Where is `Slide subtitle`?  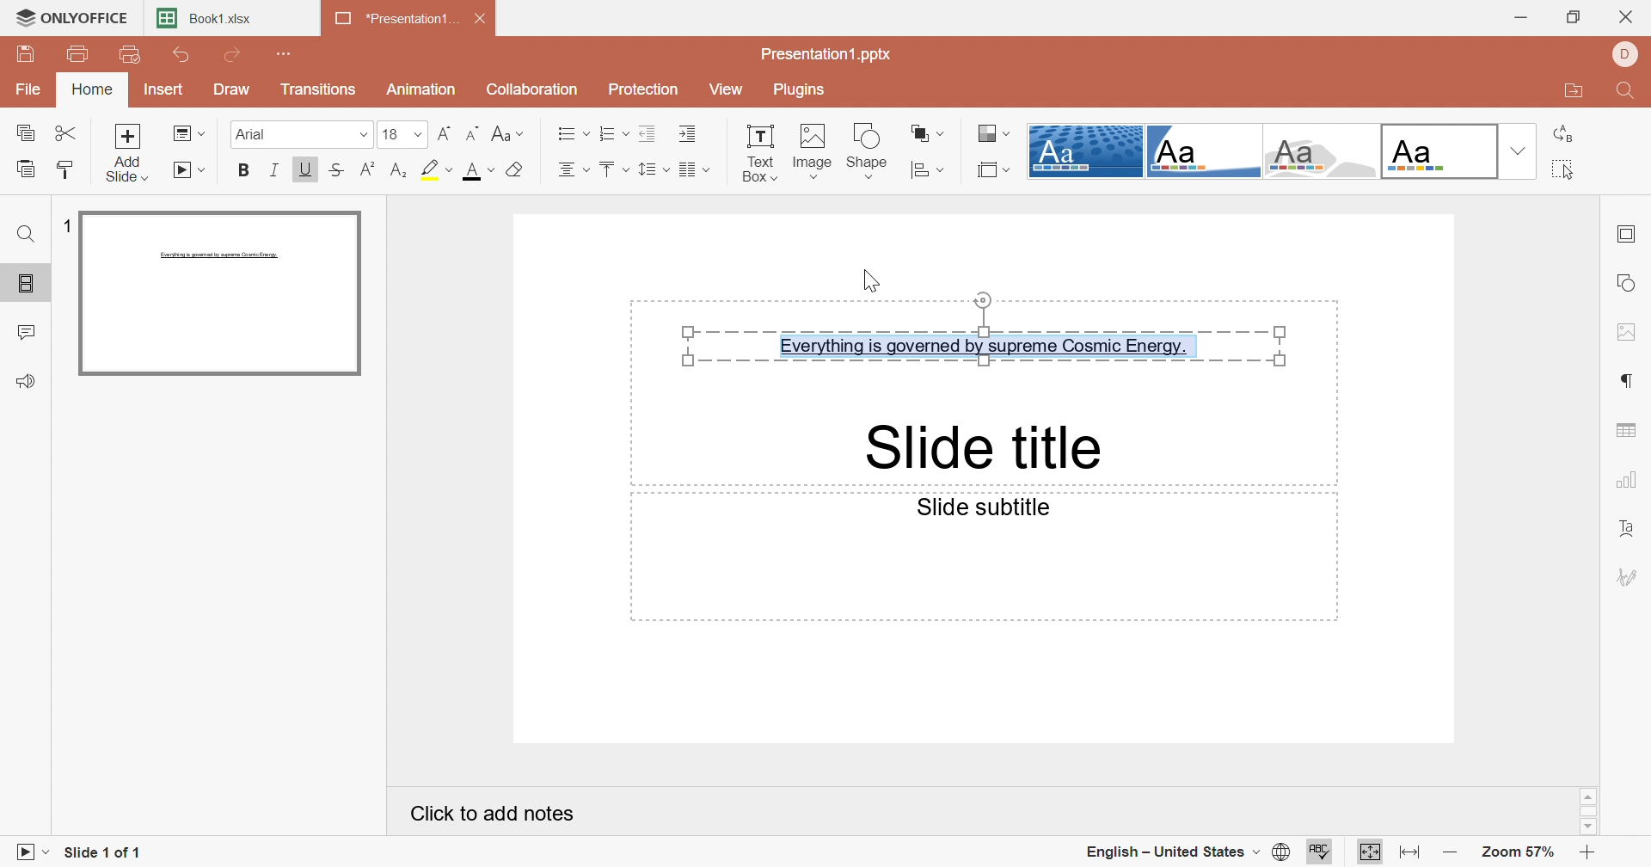 Slide subtitle is located at coordinates (973, 506).